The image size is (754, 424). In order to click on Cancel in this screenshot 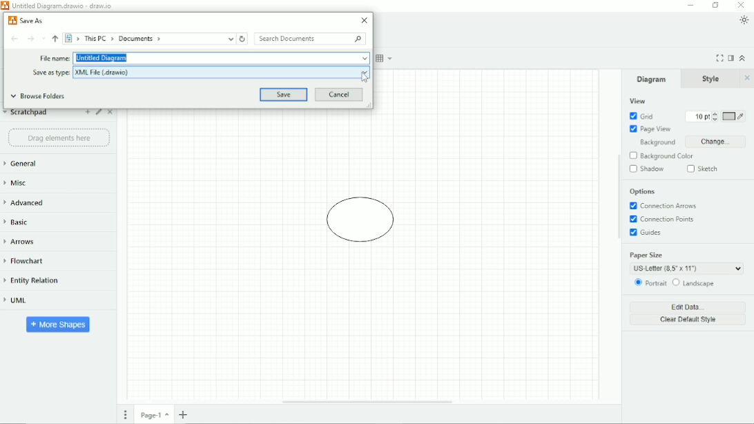, I will do `click(341, 95)`.